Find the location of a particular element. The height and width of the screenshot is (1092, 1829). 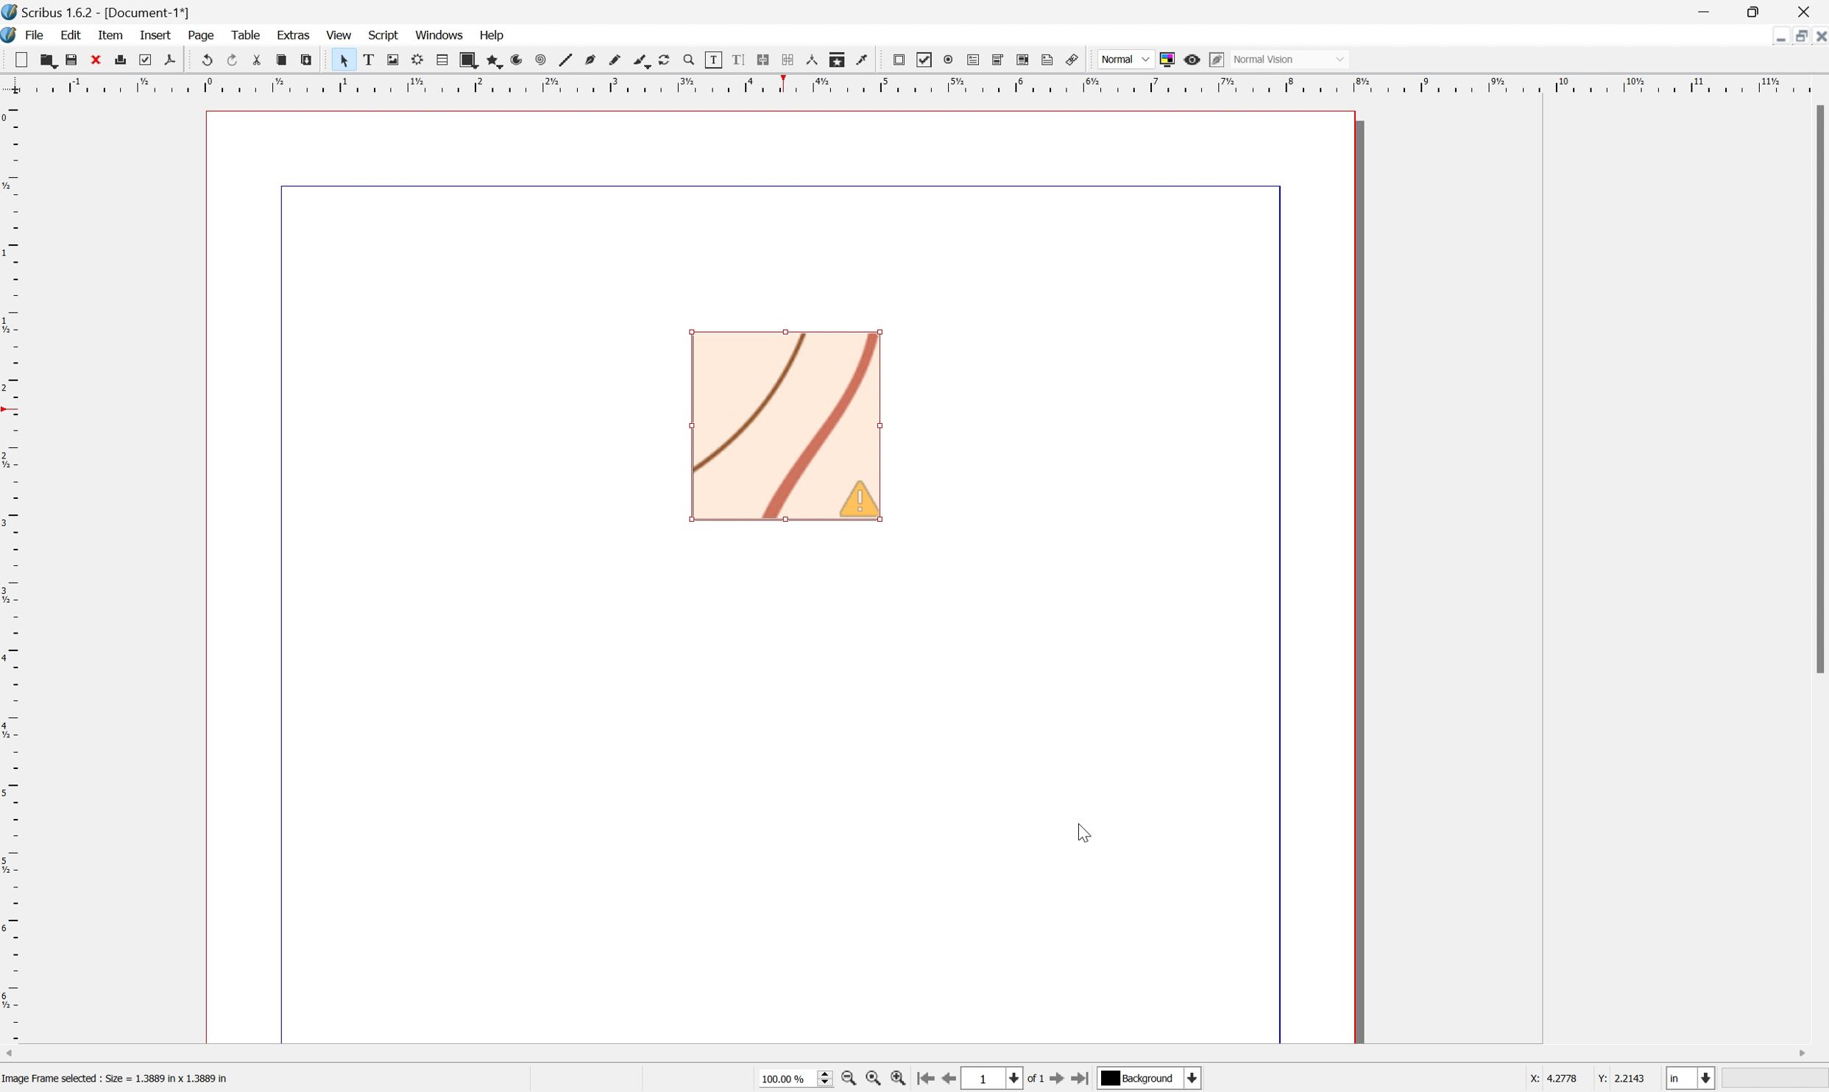

Edit contents of frame is located at coordinates (717, 61).